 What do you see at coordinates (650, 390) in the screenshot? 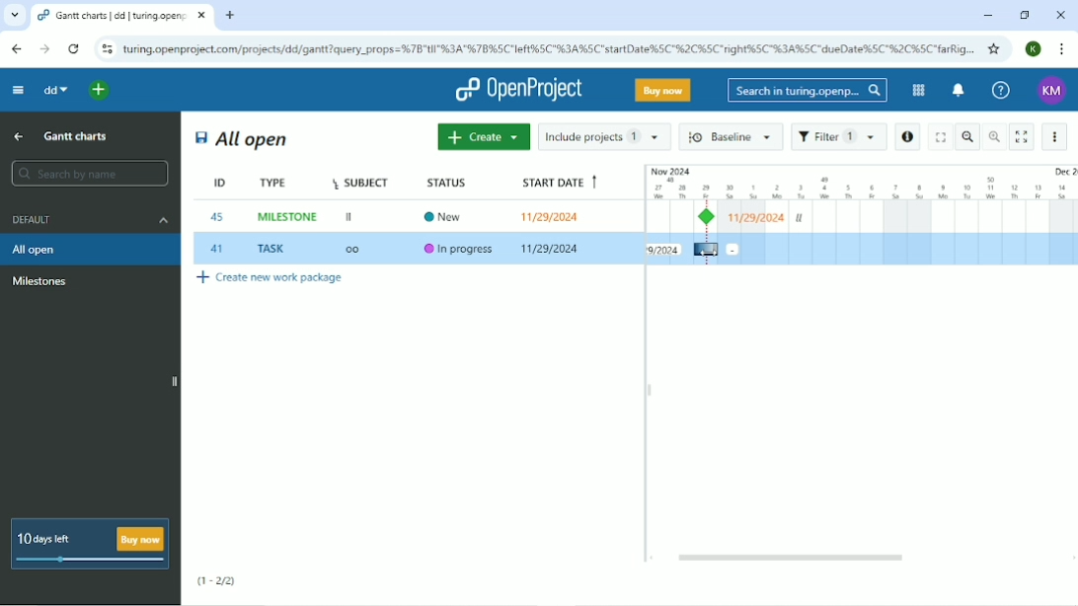
I see `Resize` at bounding box center [650, 390].